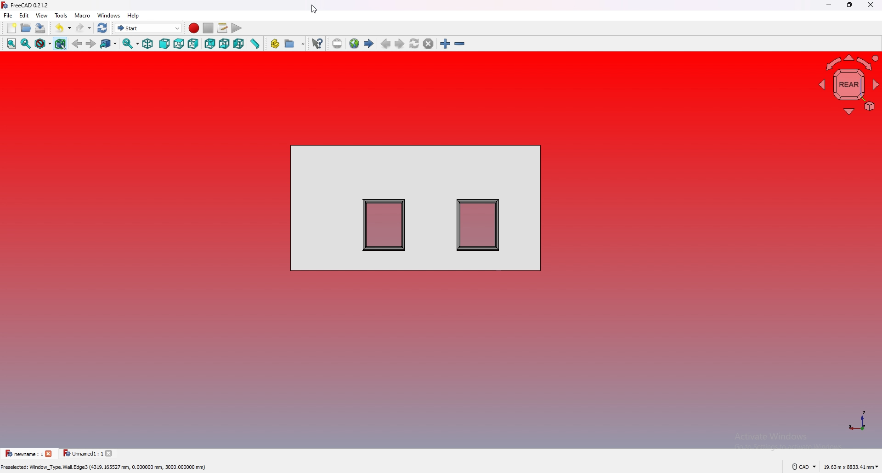 The width and height of the screenshot is (882, 473). What do you see at coordinates (194, 28) in the screenshot?
I see `record macro` at bounding box center [194, 28].